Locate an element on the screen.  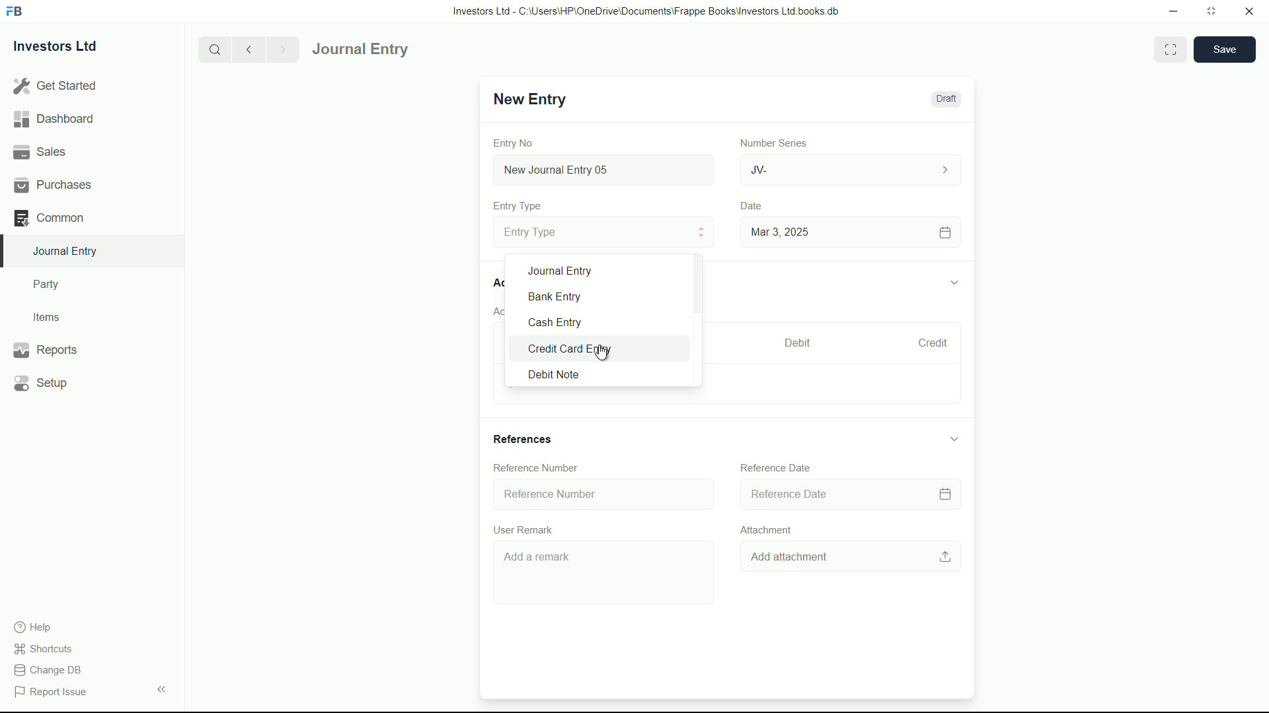
journal lentry is located at coordinates (399, 50).